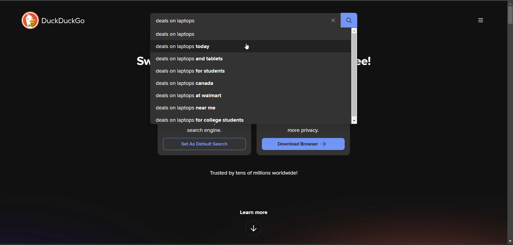 Image resolution: width=513 pixels, height=245 pixels. I want to click on metadata, so click(254, 174).